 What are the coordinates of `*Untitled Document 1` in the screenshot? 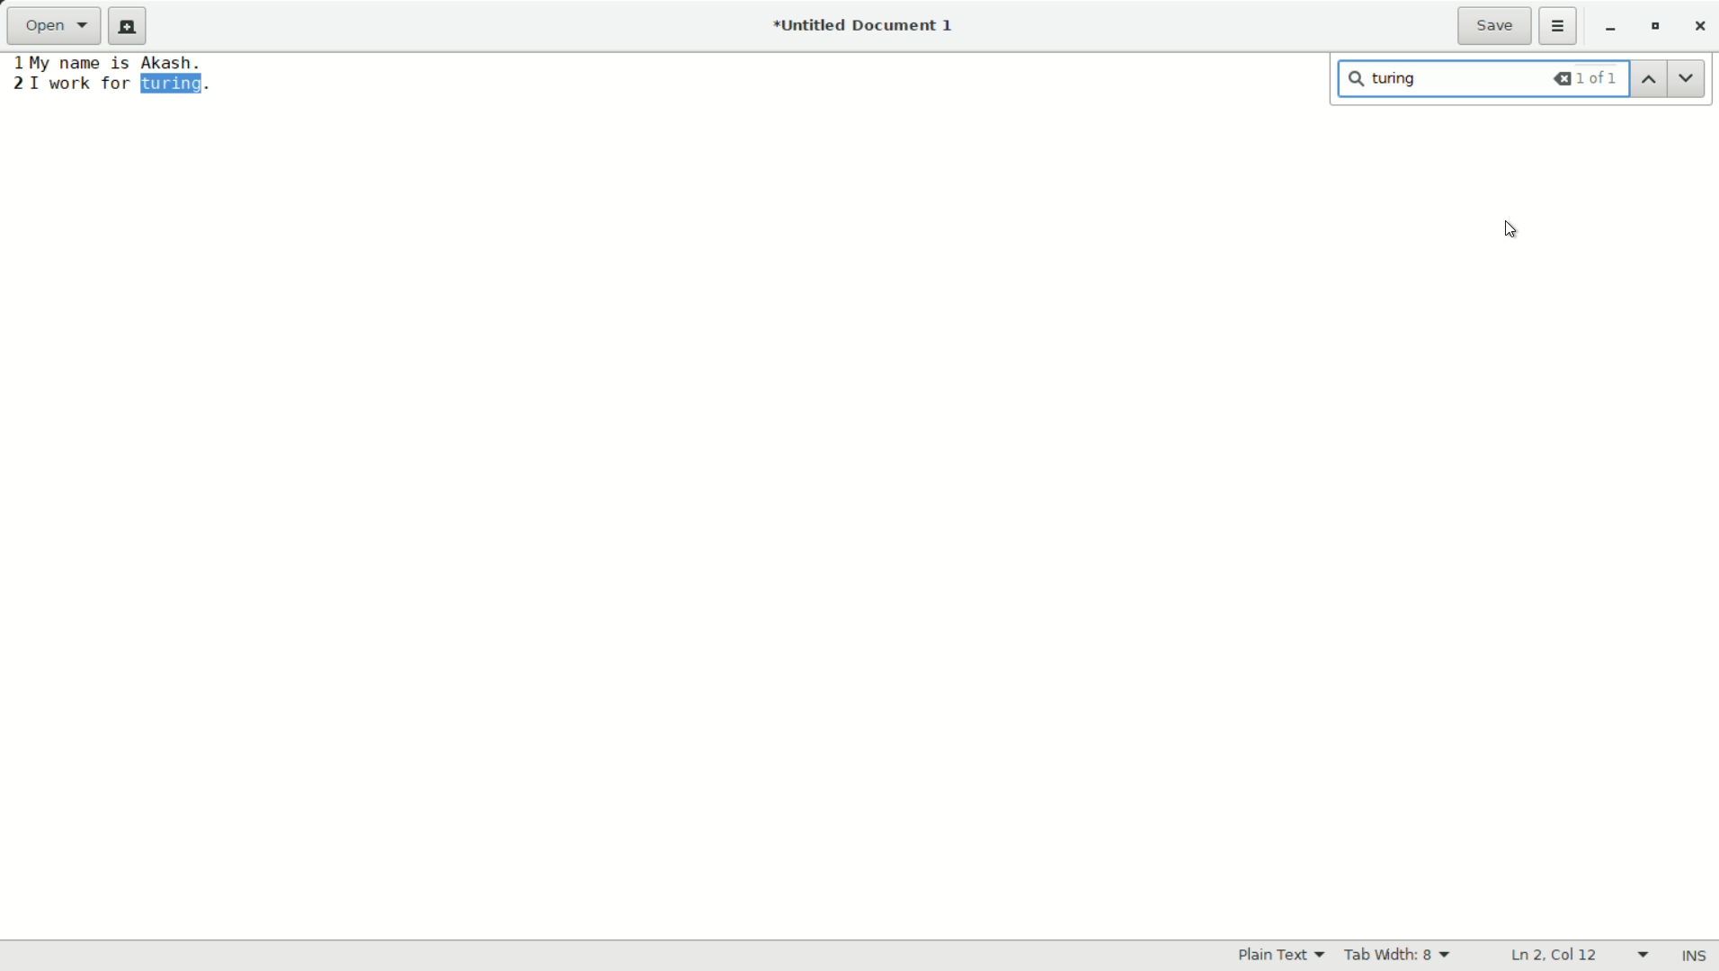 It's located at (867, 27).